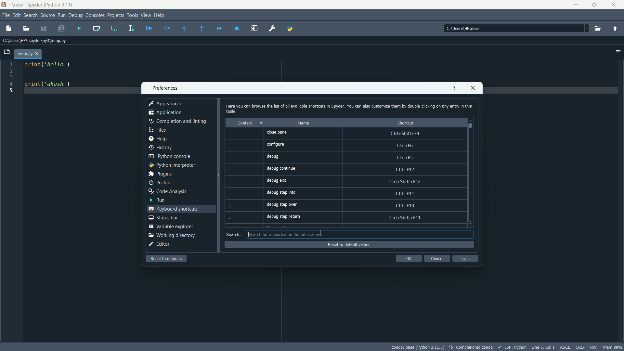 Image resolution: width=624 pixels, height=351 pixels. Describe the element at coordinates (234, 234) in the screenshot. I see ` search: ` at that location.